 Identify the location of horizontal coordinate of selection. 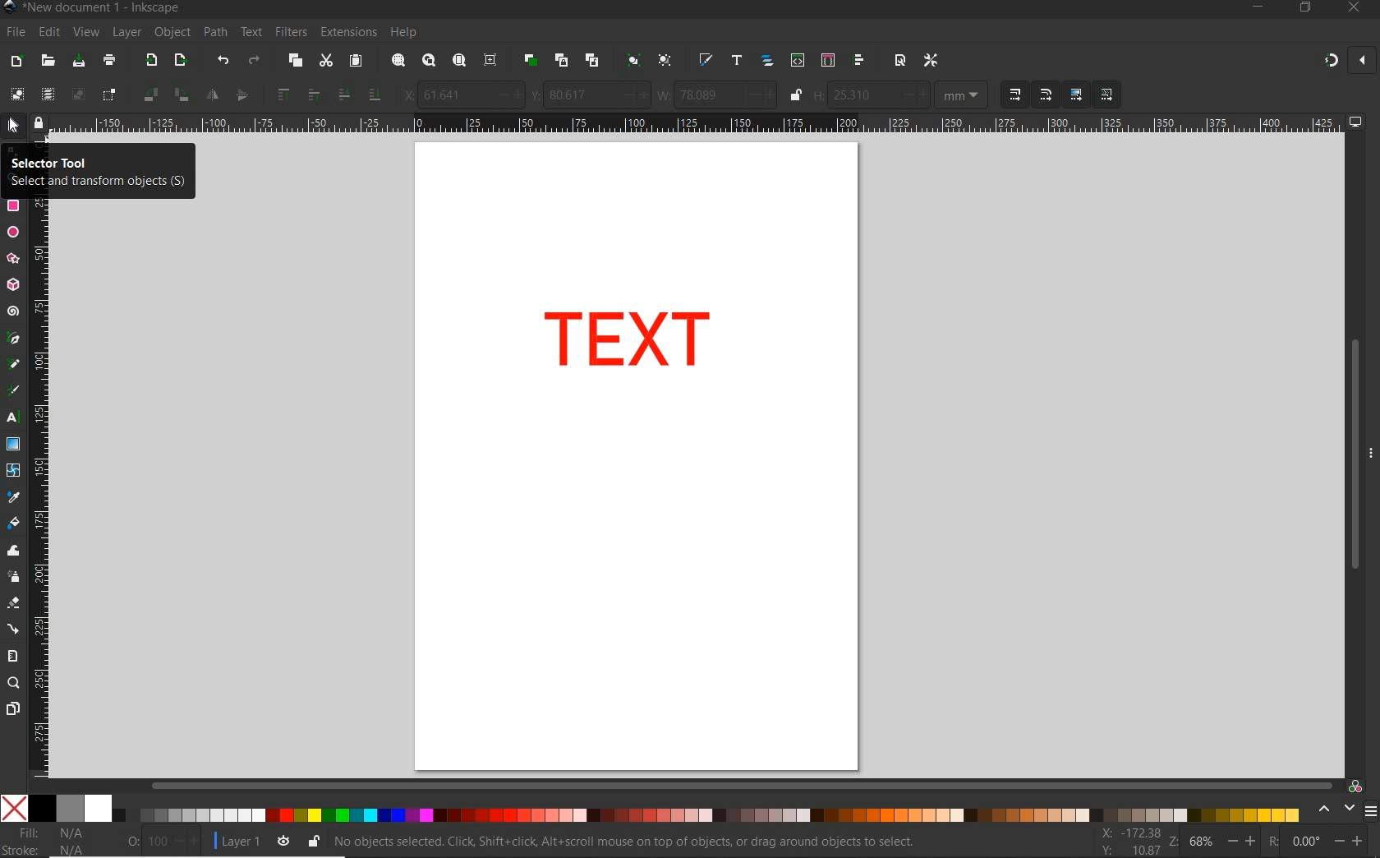
(460, 94).